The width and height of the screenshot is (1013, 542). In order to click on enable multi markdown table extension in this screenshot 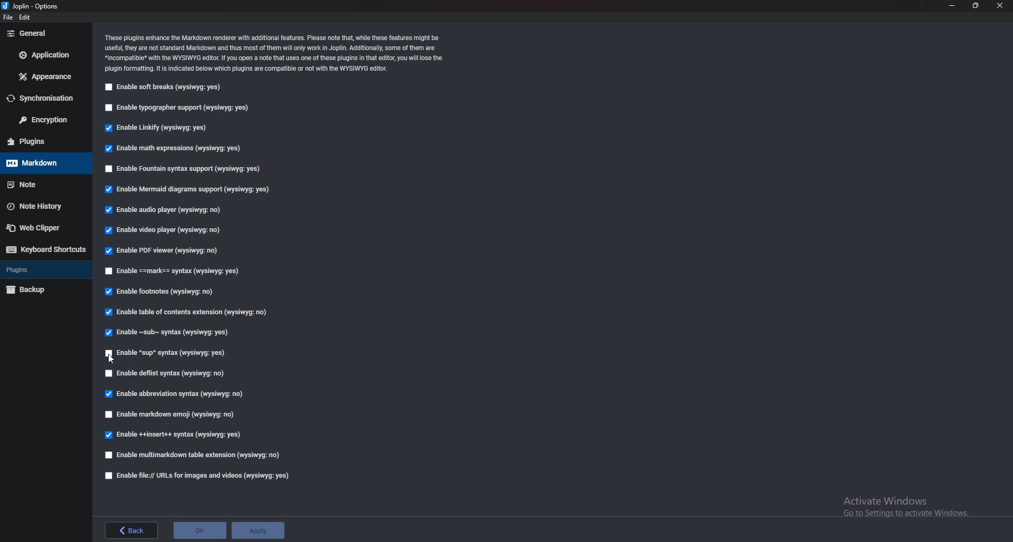, I will do `click(191, 456)`.